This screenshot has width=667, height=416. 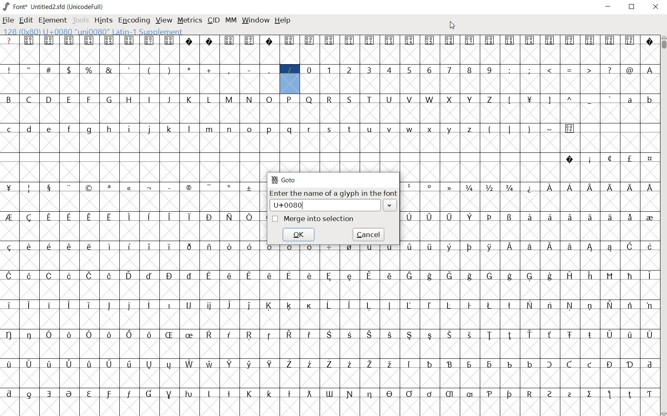 I want to click on glyph, so click(x=329, y=276).